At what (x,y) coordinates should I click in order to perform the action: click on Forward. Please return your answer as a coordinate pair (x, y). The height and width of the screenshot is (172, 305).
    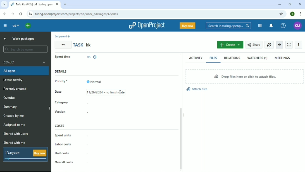
    Looking at the image, I should click on (13, 14).